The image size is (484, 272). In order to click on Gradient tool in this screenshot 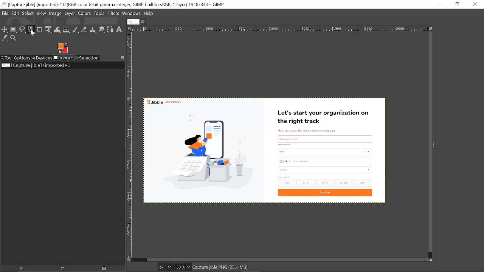, I will do `click(67, 30)`.